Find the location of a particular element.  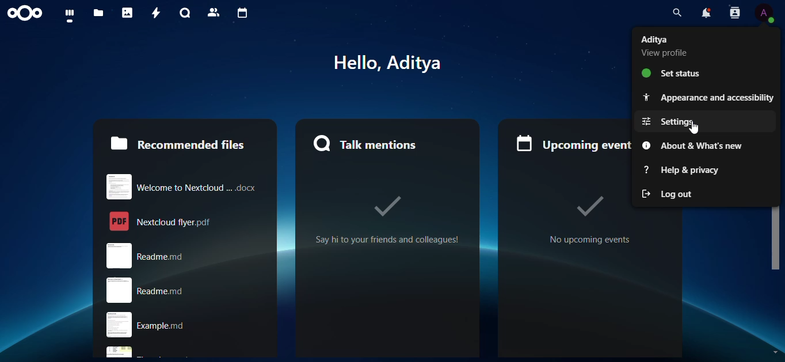

log out is located at coordinates (671, 194).